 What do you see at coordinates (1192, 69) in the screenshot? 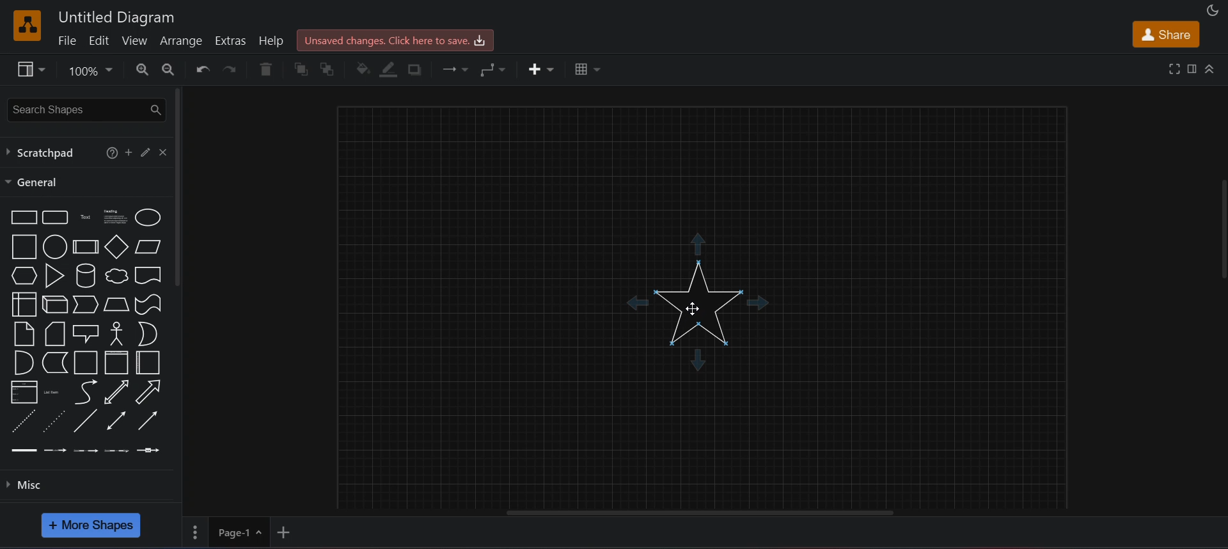
I see `format` at bounding box center [1192, 69].